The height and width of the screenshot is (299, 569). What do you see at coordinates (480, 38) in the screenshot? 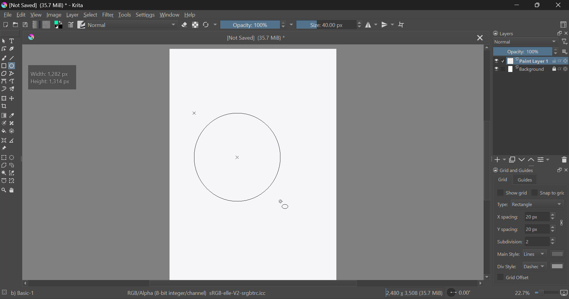
I see `Close` at bounding box center [480, 38].